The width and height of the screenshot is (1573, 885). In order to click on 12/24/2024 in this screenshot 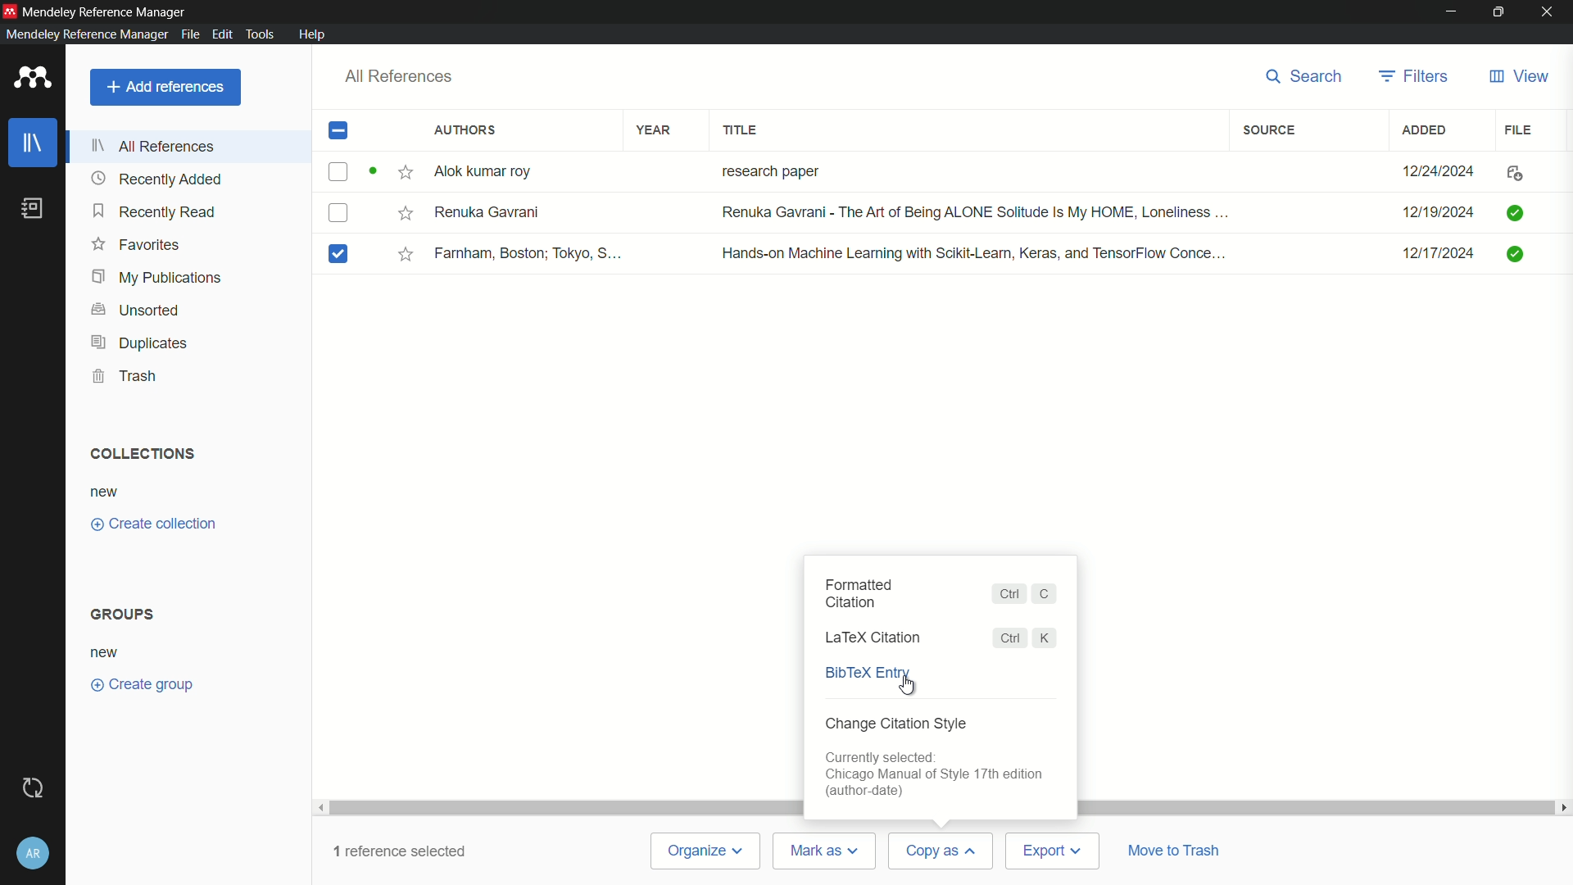, I will do `click(1432, 168)`.